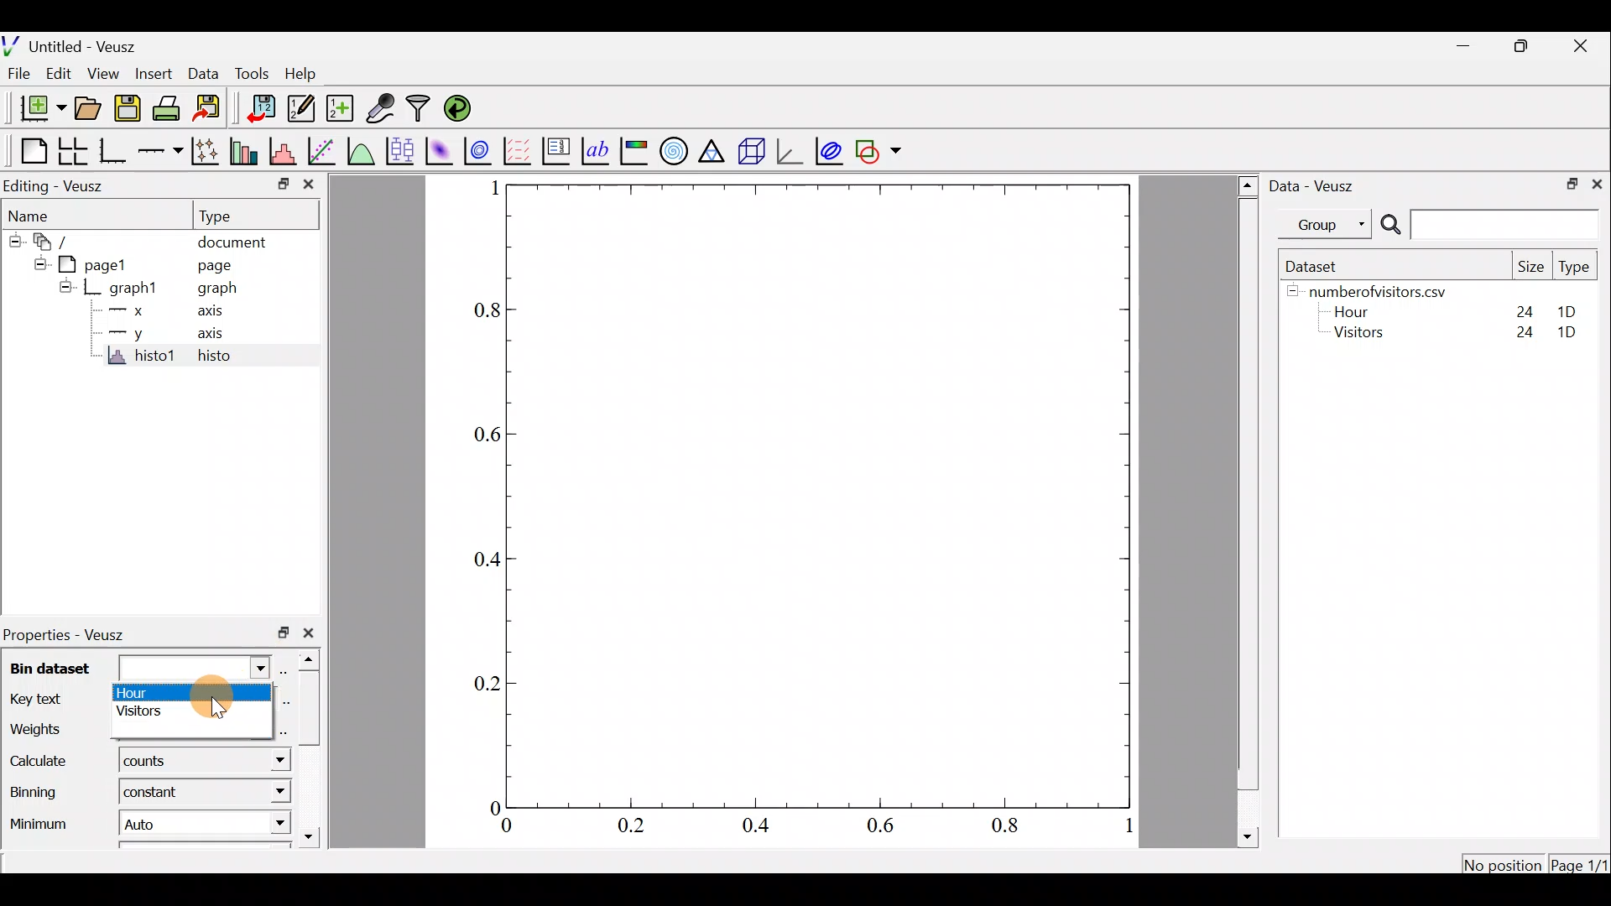  Describe the element at coordinates (1504, 862) in the screenshot. I see `No position` at that location.